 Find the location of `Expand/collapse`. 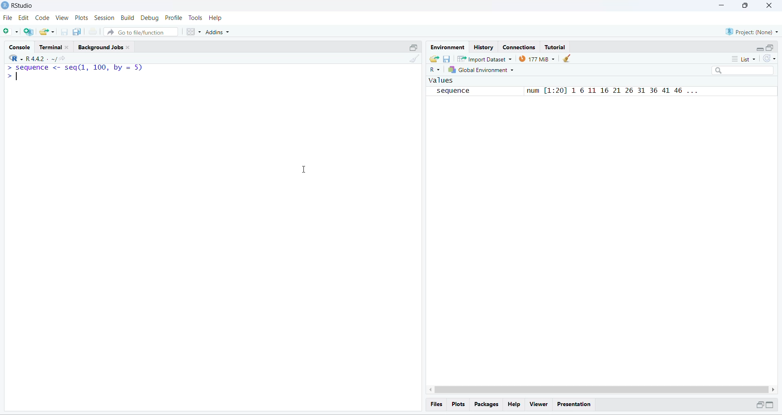

Expand/collapse is located at coordinates (759, 48).